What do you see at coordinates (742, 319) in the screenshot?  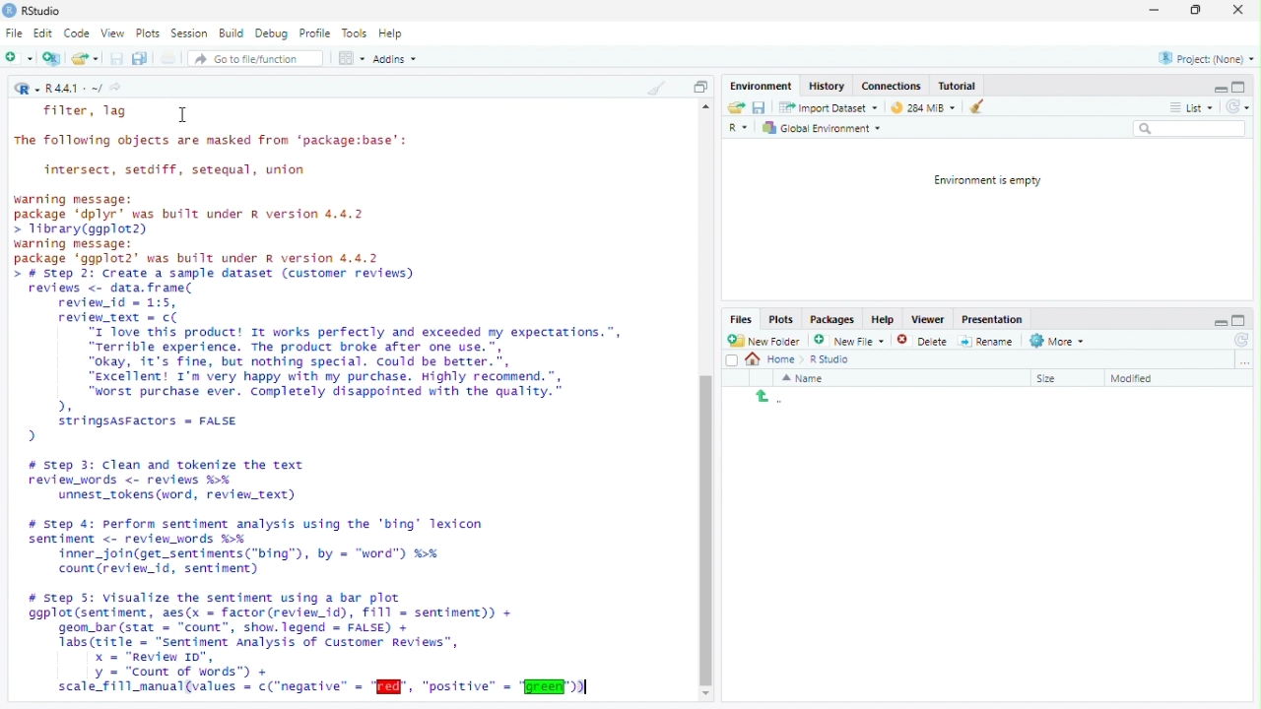 I see `Files` at bounding box center [742, 319].